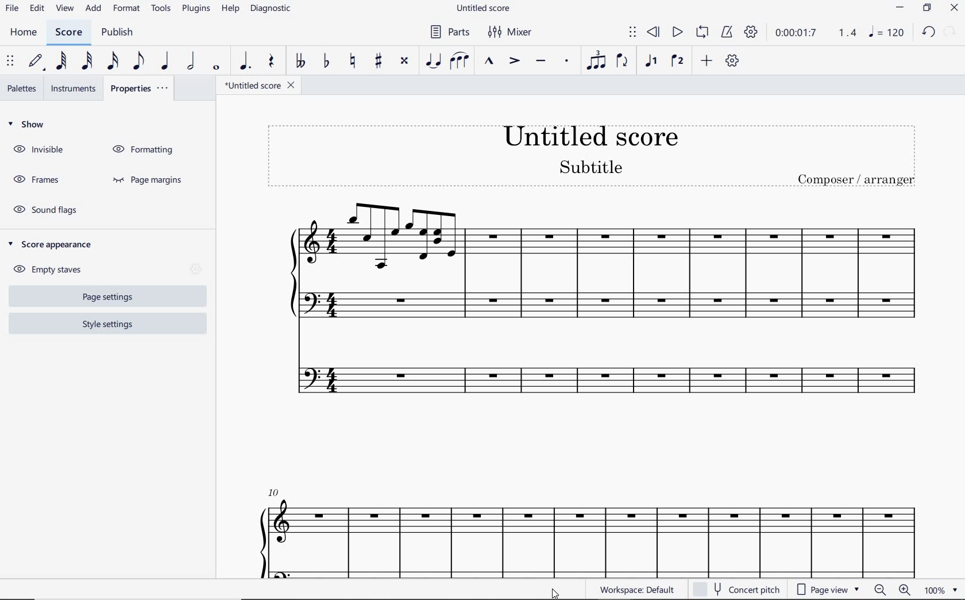 The height and width of the screenshot is (600, 965). Describe the element at coordinates (52, 267) in the screenshot. I see `EMPTY STAVES` at that location.